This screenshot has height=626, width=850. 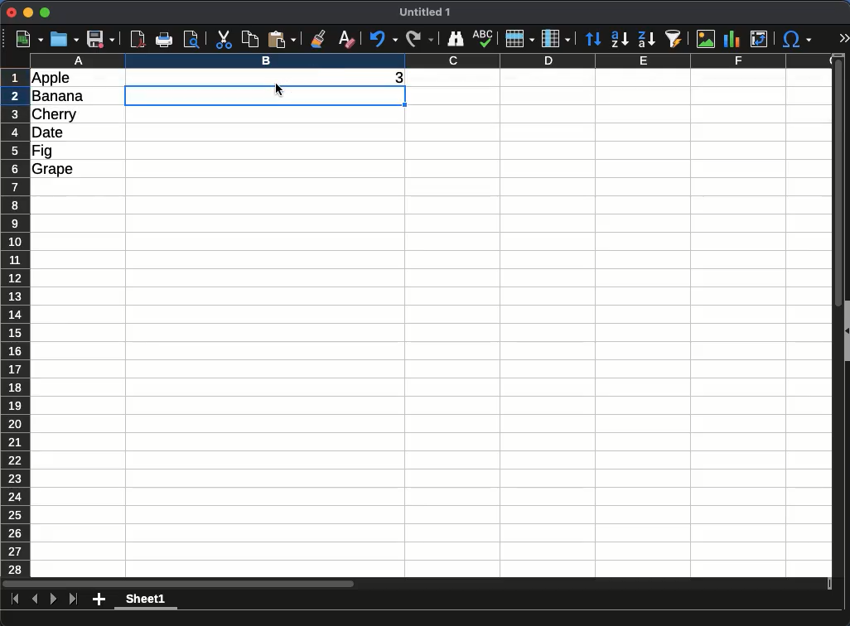 I want to click on grape, so click(x=53, y=170).